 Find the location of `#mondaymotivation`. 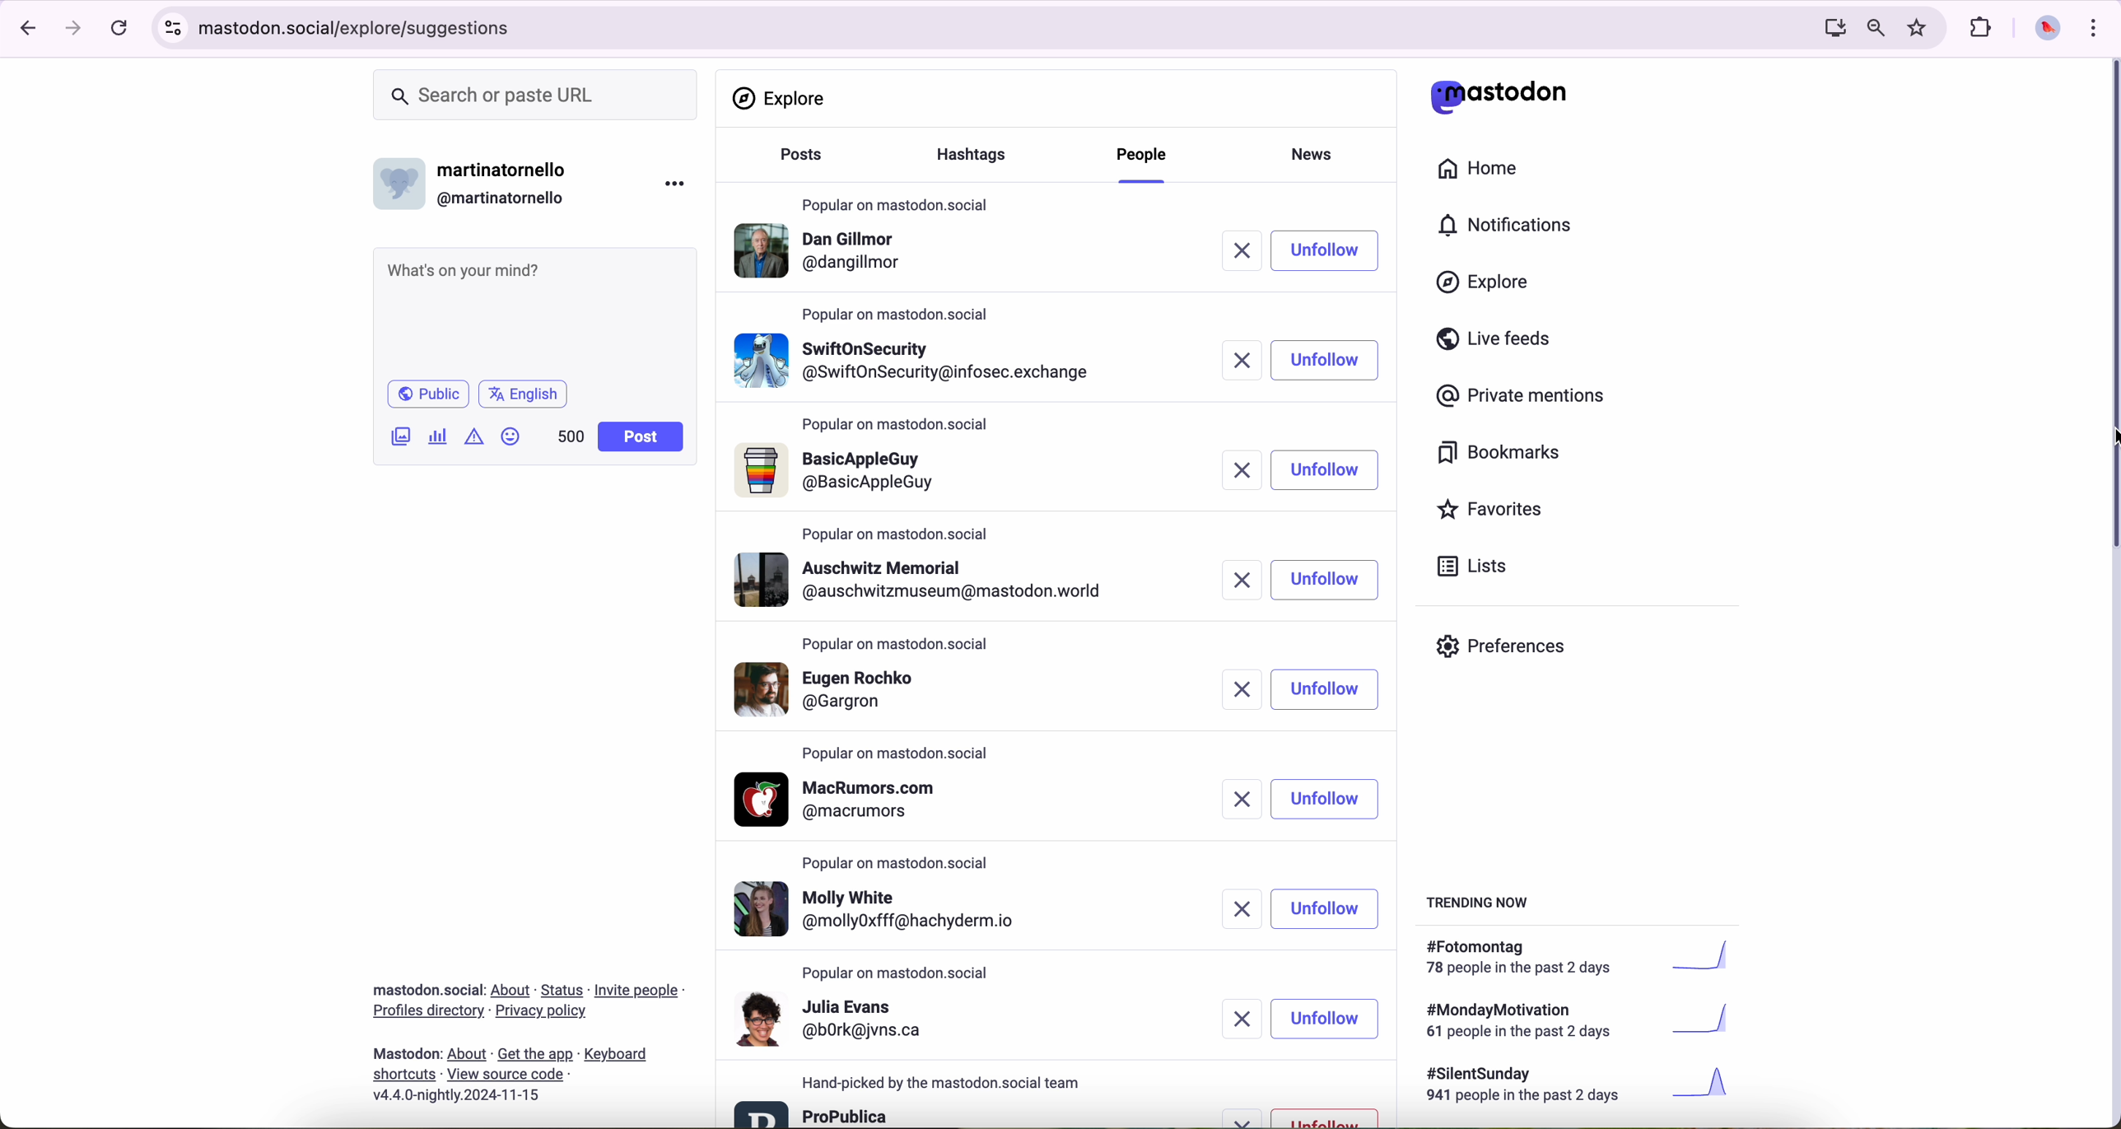

#mondaymotivation is located at coordinates (1575, 1020).